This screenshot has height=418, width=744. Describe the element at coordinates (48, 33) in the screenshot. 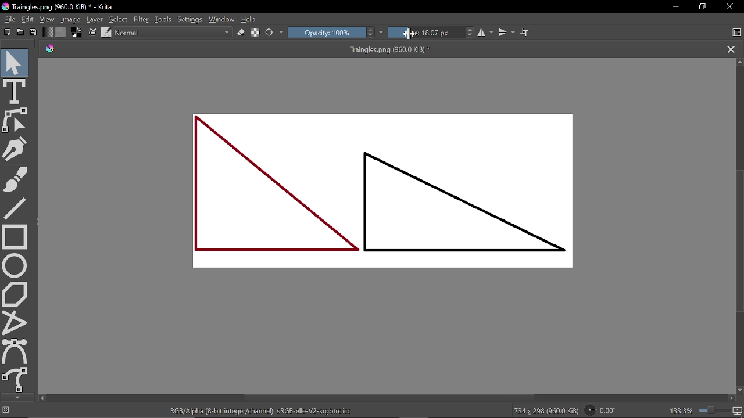

I see `Fill gradient` at that location.